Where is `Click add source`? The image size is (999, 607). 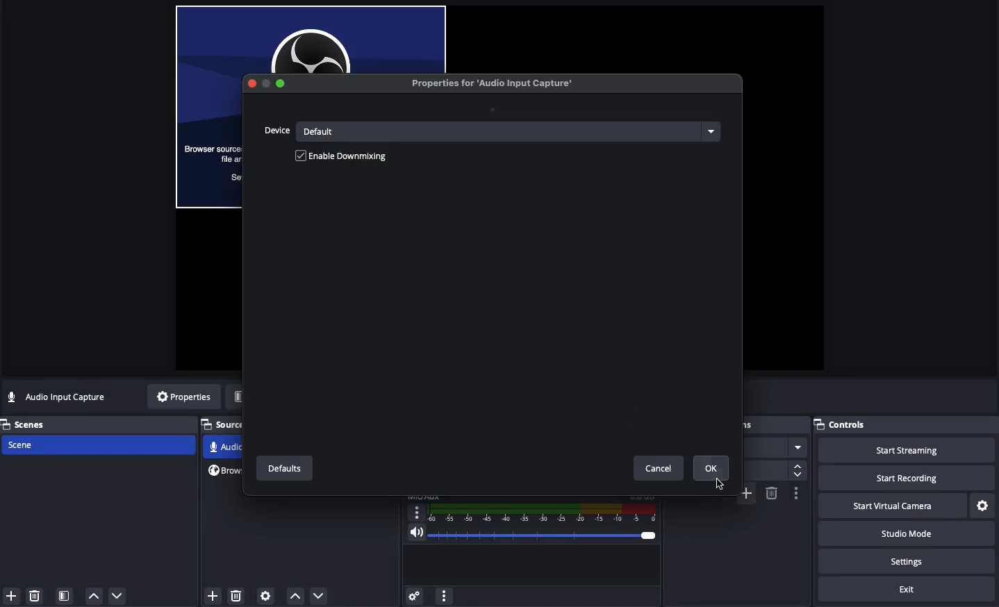
Click add source is located at coordinates (215, 595).